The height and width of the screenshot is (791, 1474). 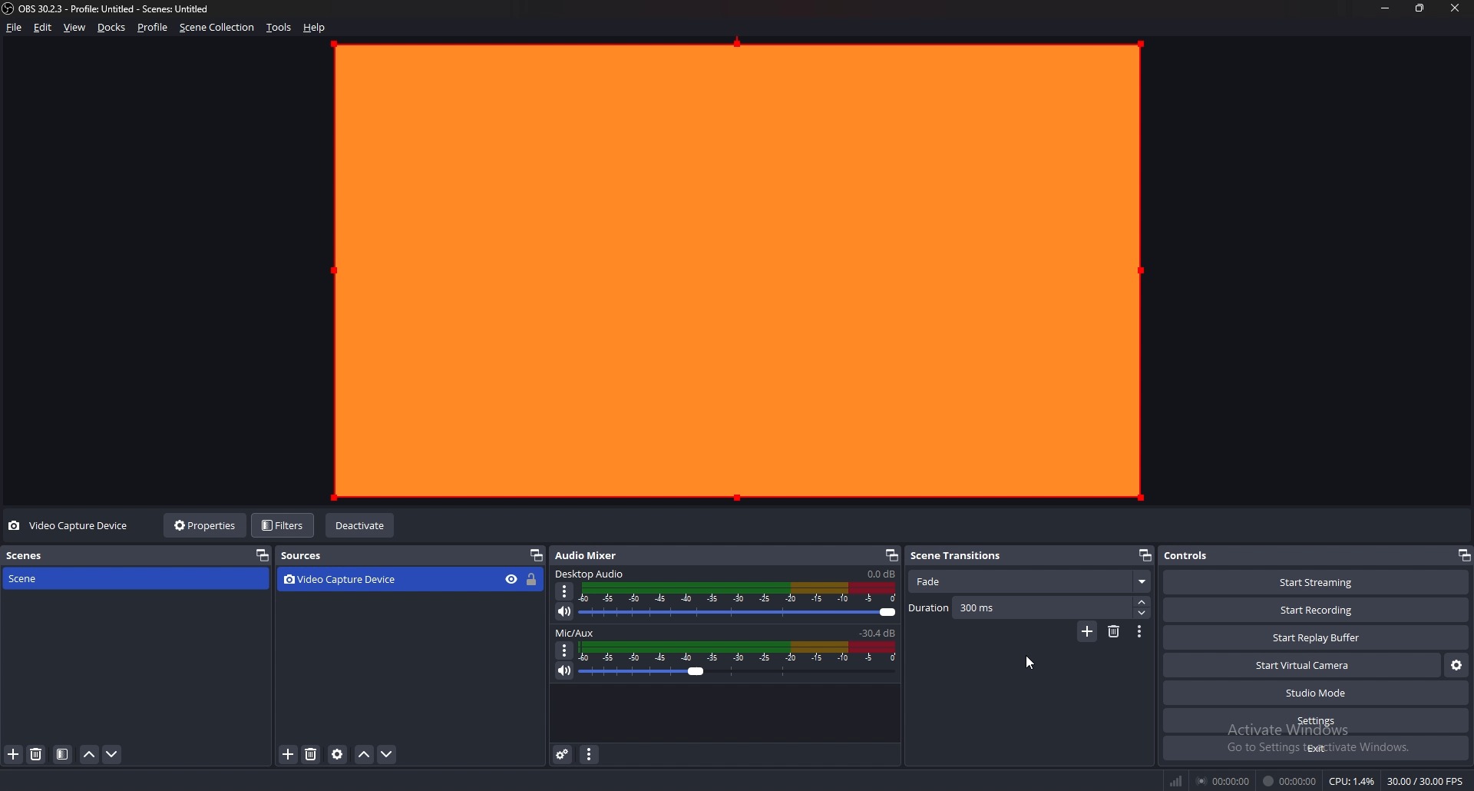 I want to click on duration, so click(x=1020, y=608).